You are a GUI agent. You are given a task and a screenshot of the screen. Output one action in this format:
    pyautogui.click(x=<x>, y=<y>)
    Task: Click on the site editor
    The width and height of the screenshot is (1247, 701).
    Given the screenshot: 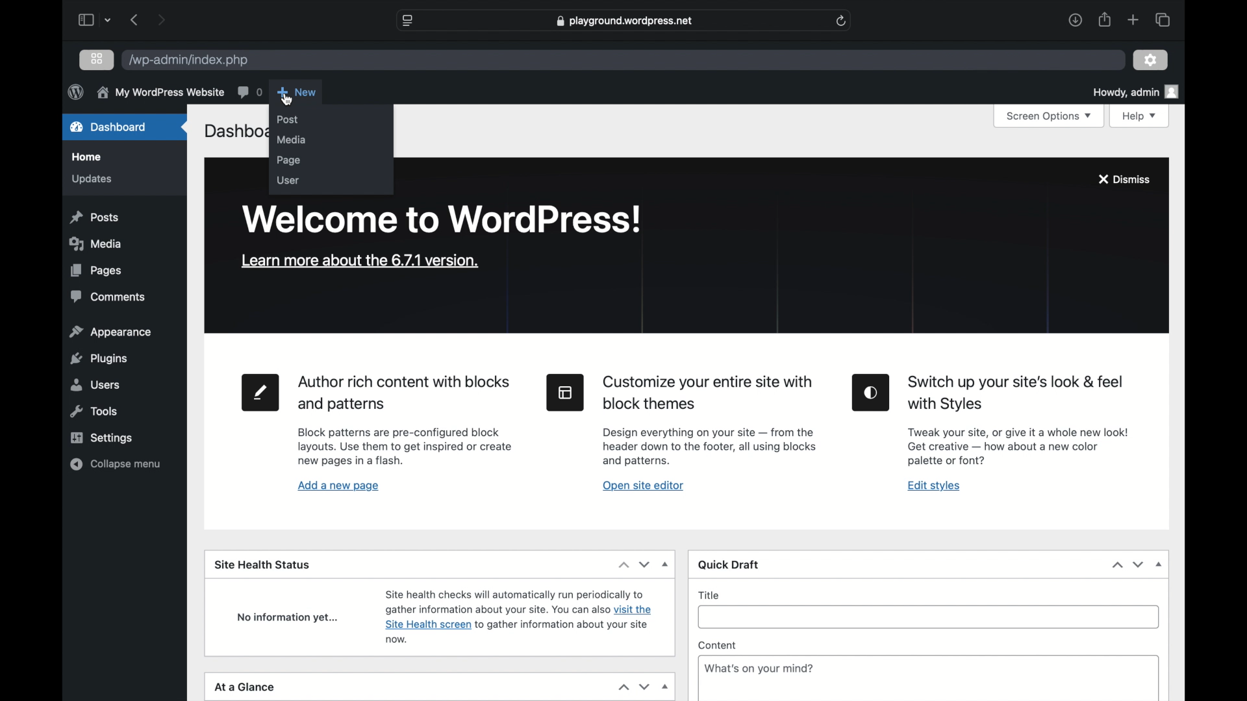 What is the action you would take?
    pyautogui.click(x=565, y=392)
    